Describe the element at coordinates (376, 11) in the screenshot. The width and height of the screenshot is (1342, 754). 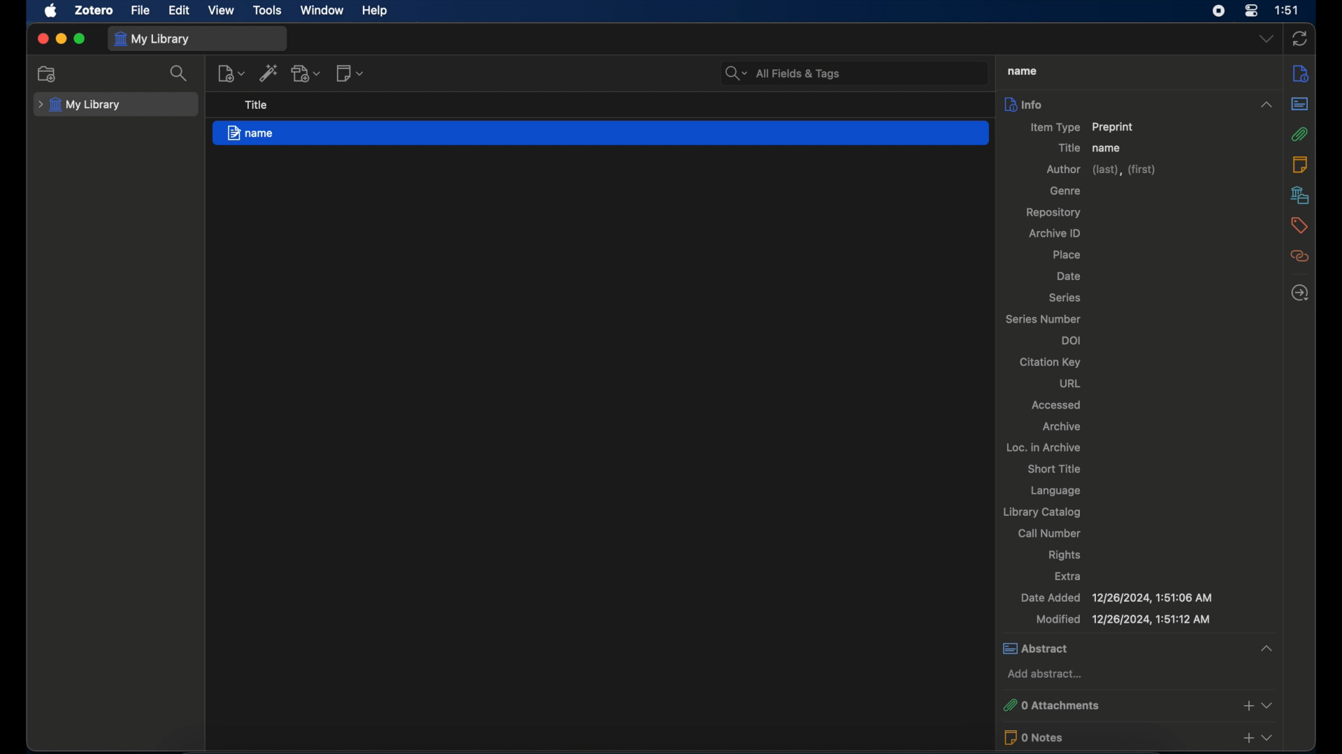
I see `help` at that location.